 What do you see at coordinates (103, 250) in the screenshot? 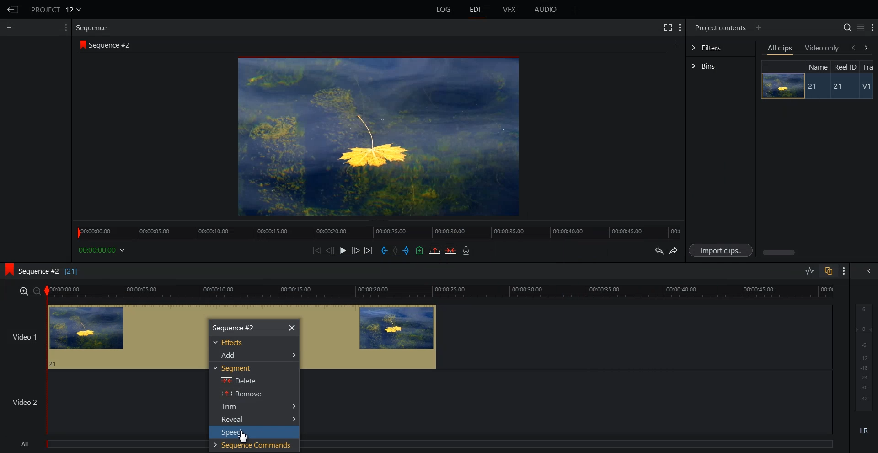
I see `00:00:00.00` at bounding box center [103, 250].